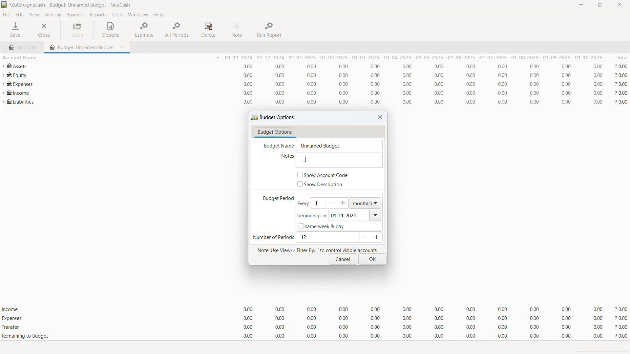 Image resolution: width=630 pixels, height=354 pixels. I want to click on expand subaccounts, so click(4, 92).